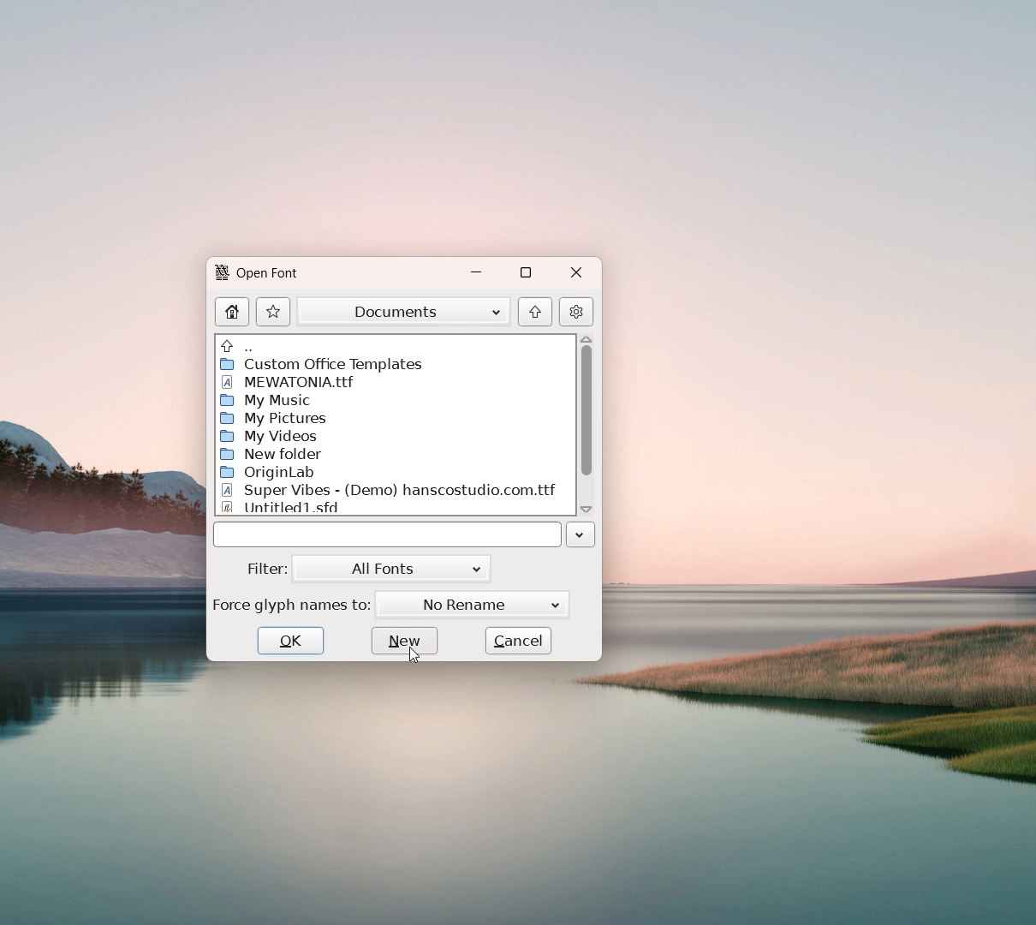  What do you see at coordinates (473, 603) in the screenshot?
I see `No Rename` at bounding box center [473, 603].